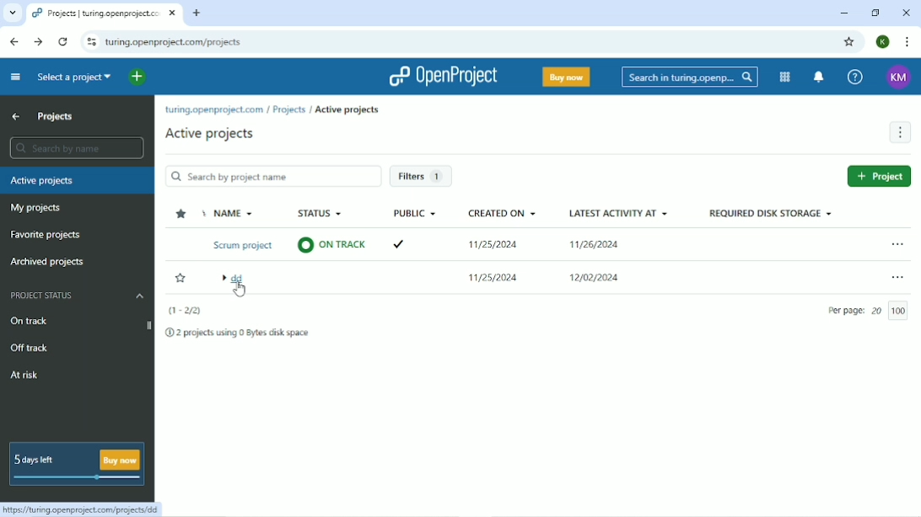 This screenshot has width=921, height=517. Describe the element at coordinates (849, 41) in the screenshot. I see `Bookmark this tab` at that location.